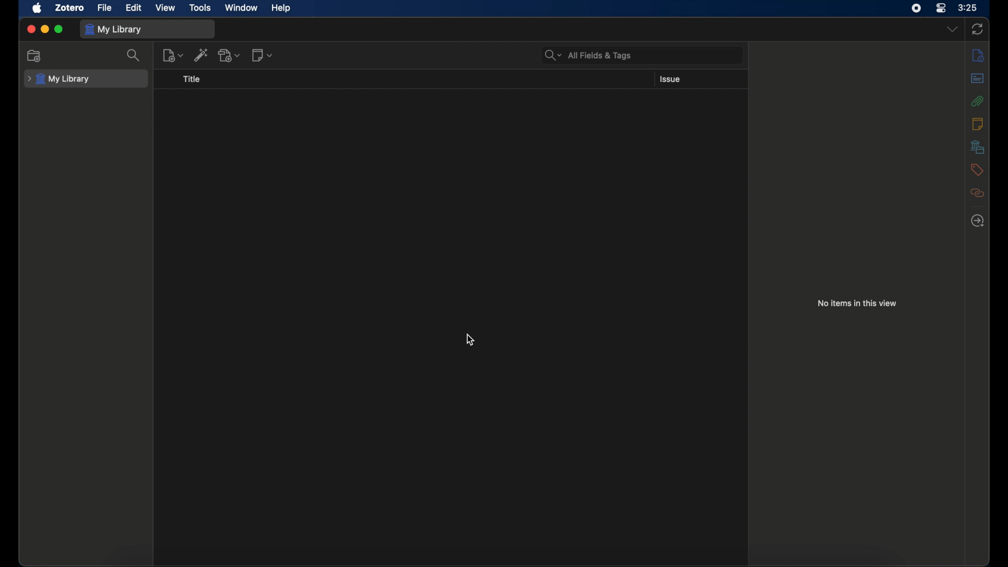 This screenshot has height=567, width=1008. Describe the element at coordinates (588, 56) in the screenshot. I see `all fields & tags` at that location.